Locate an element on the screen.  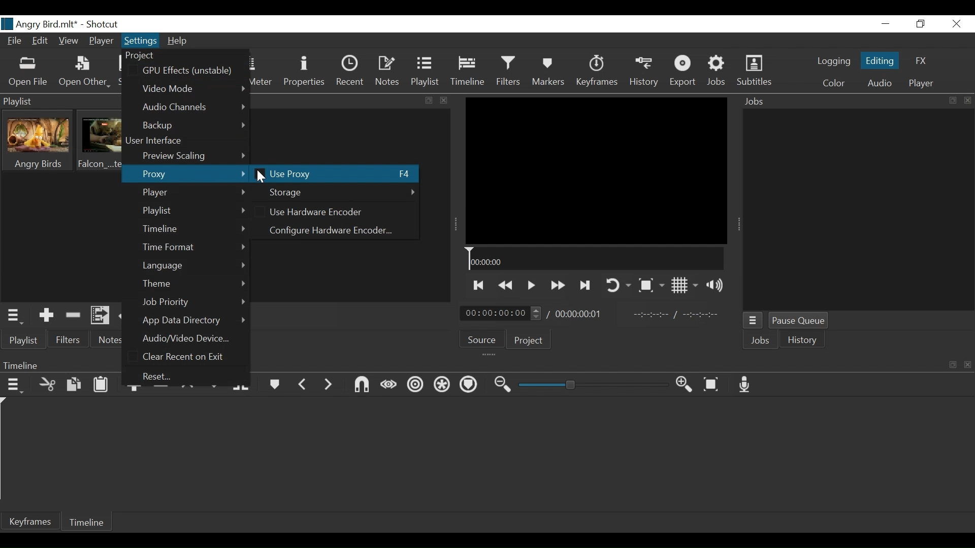
Playlist is located at coordinates (426, 71).